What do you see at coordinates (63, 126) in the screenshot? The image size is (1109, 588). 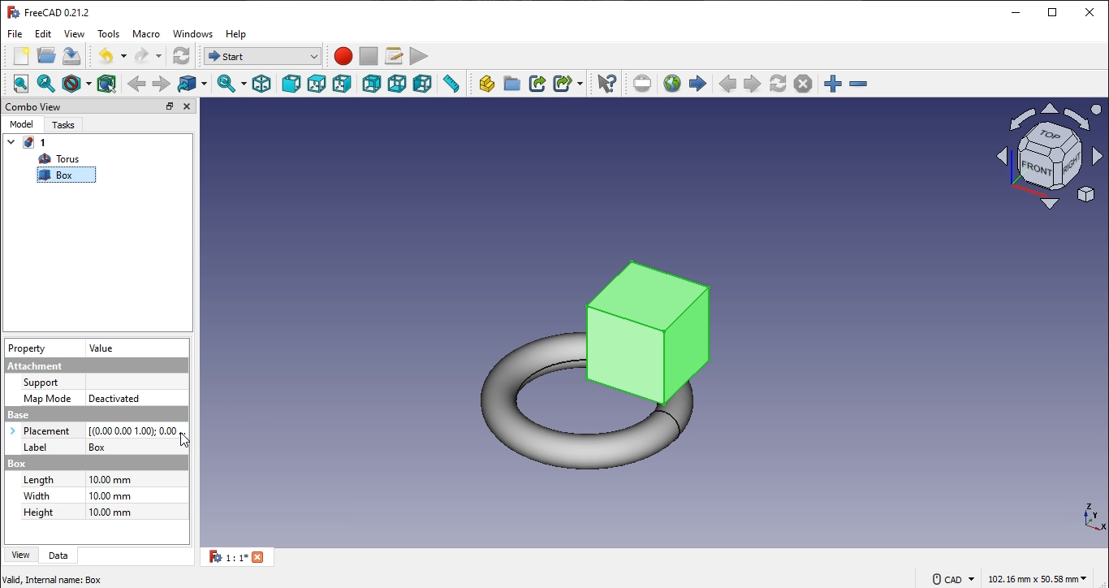 I see `tasks` at bounding box center [63, 126].